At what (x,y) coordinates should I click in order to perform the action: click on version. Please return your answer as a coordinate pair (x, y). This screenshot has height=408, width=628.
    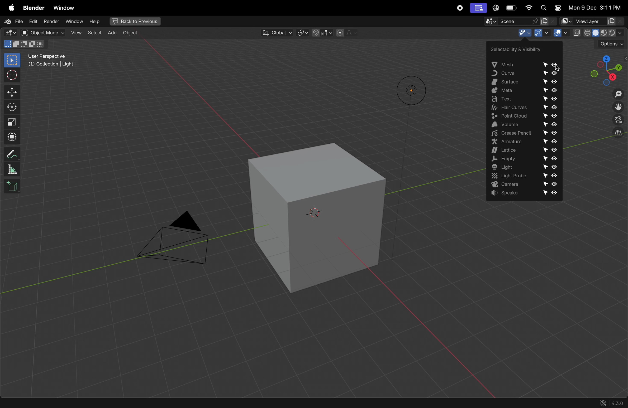
    Looking at the image, I should click on (612, 403).